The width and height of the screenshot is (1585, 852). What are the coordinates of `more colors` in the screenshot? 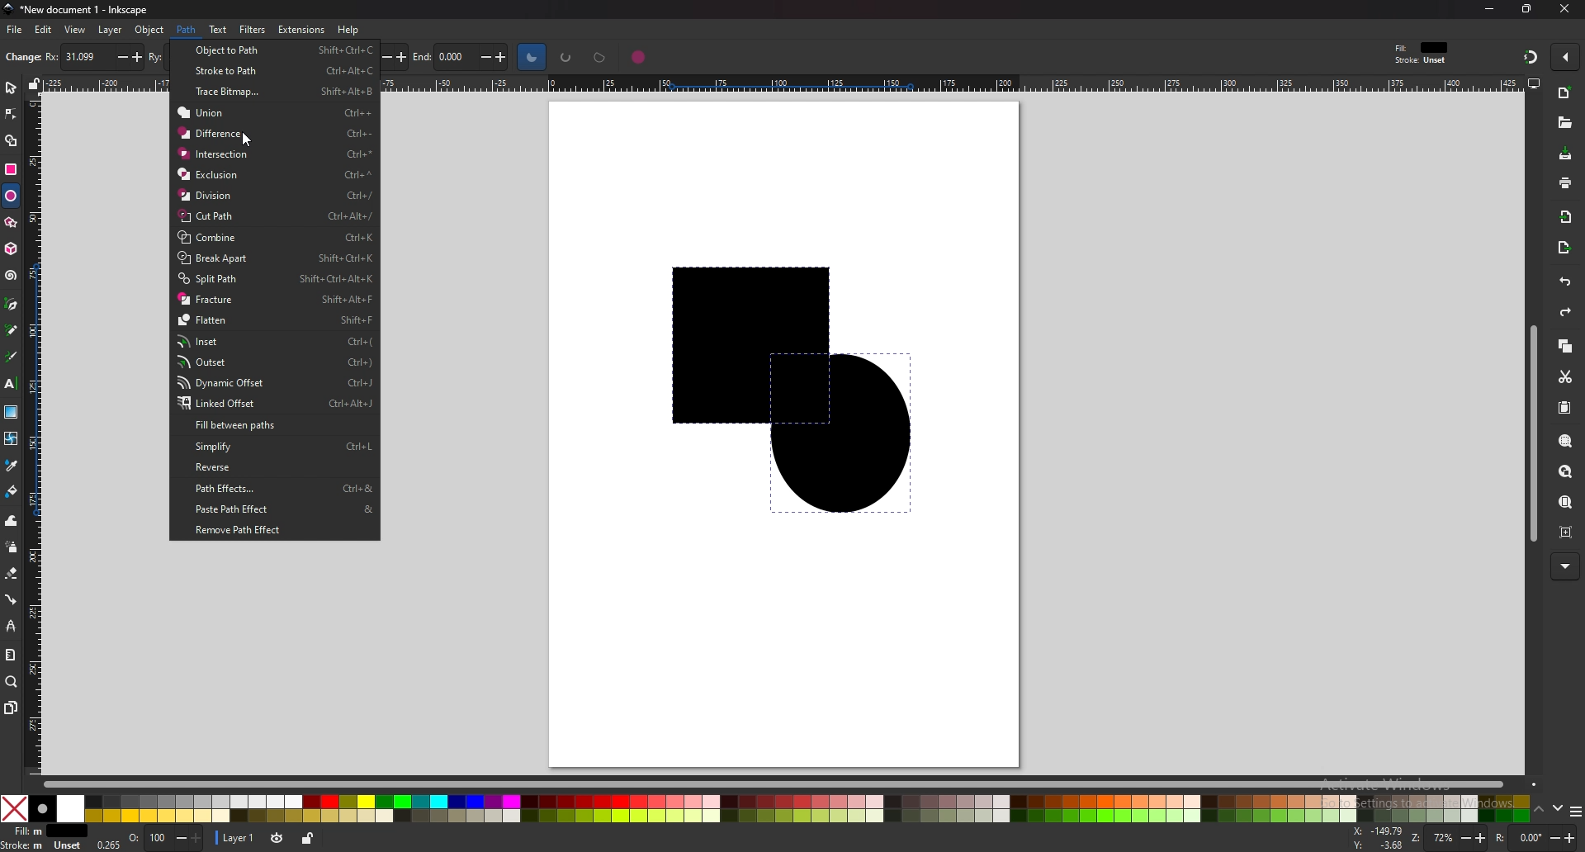 It's located at (1575, 811).